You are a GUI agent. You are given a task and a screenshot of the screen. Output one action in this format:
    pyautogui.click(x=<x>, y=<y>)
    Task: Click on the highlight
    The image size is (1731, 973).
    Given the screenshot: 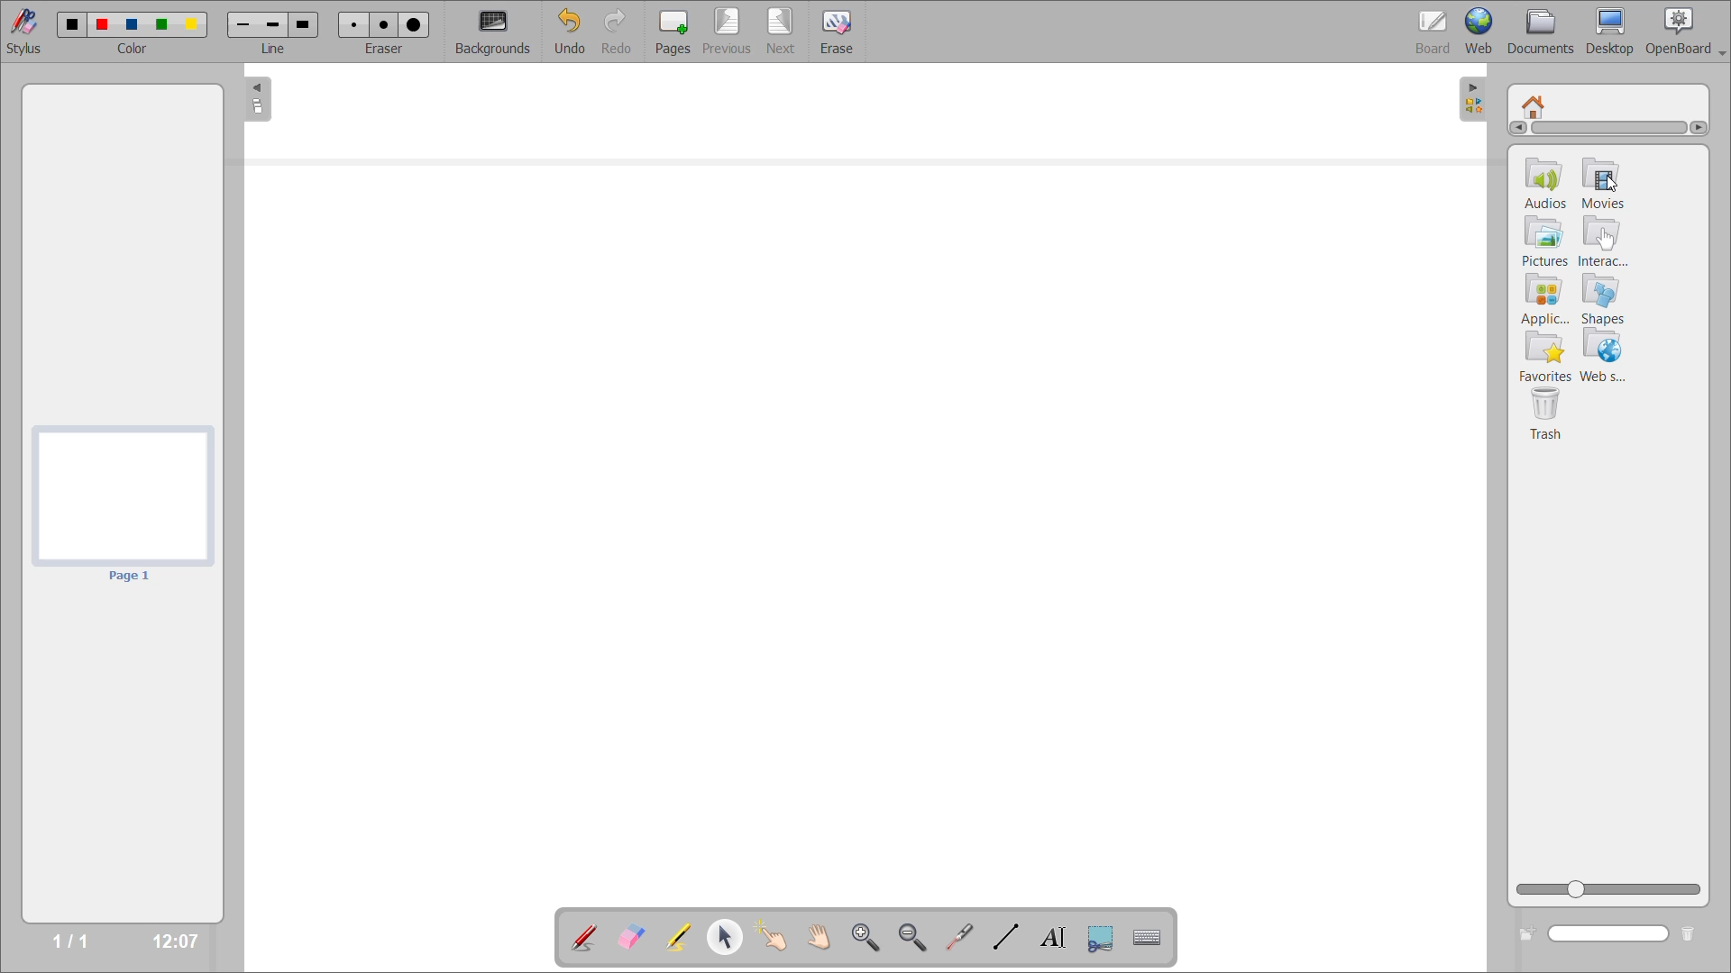 What is the action you would take?
    pyautogui.click(x=676, y=934)
    